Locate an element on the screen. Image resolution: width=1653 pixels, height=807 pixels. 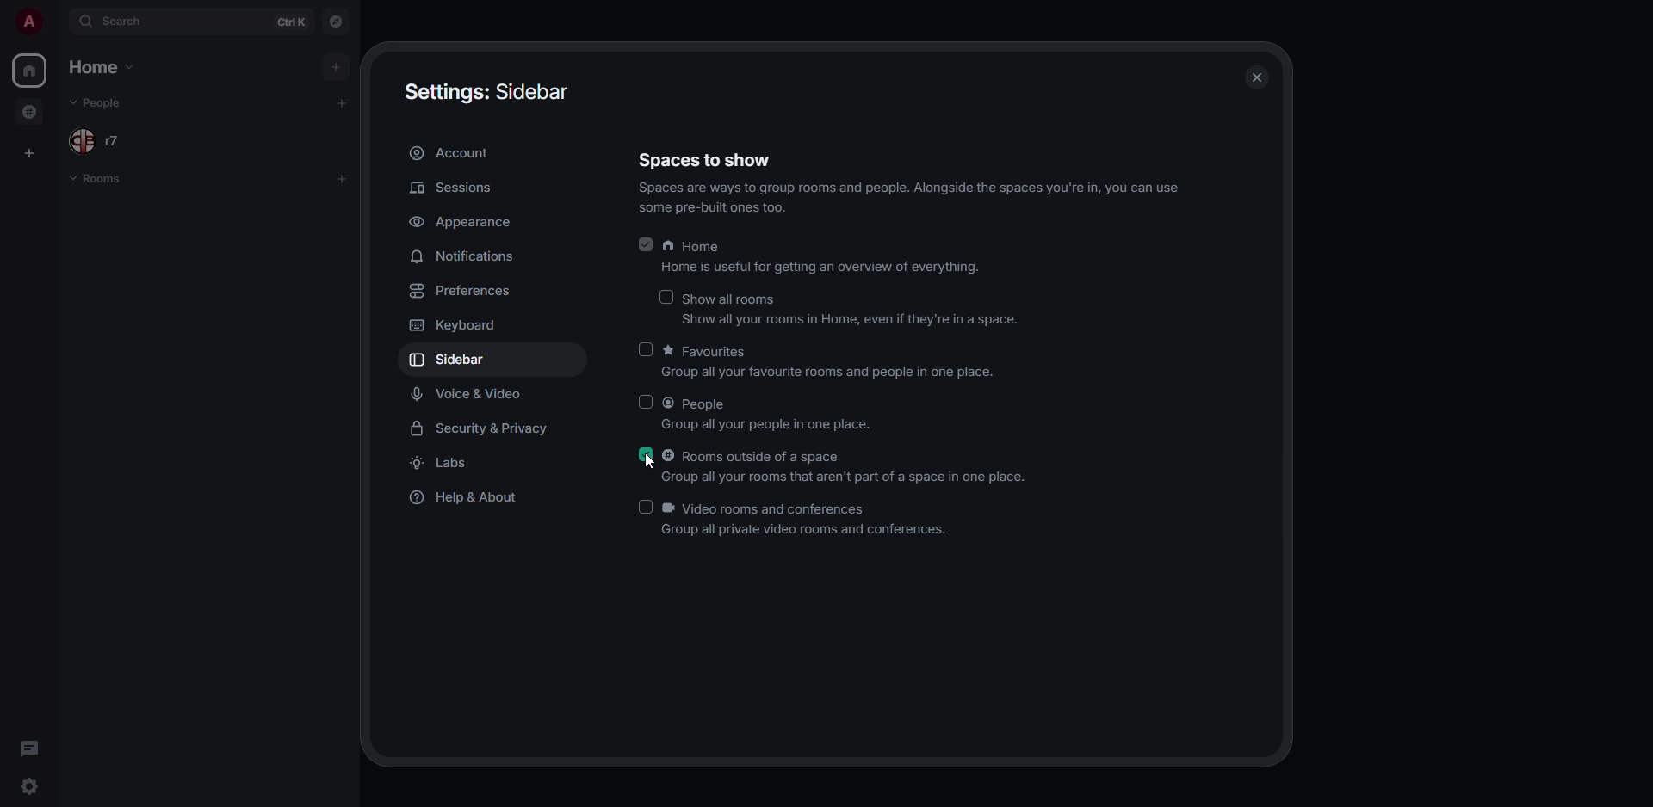
add is located at coordinates (343, 178).